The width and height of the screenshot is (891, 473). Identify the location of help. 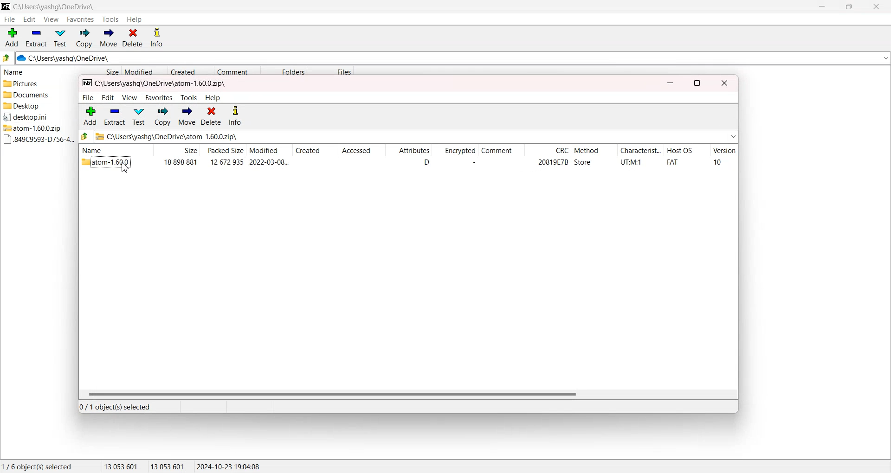
(213, 98).